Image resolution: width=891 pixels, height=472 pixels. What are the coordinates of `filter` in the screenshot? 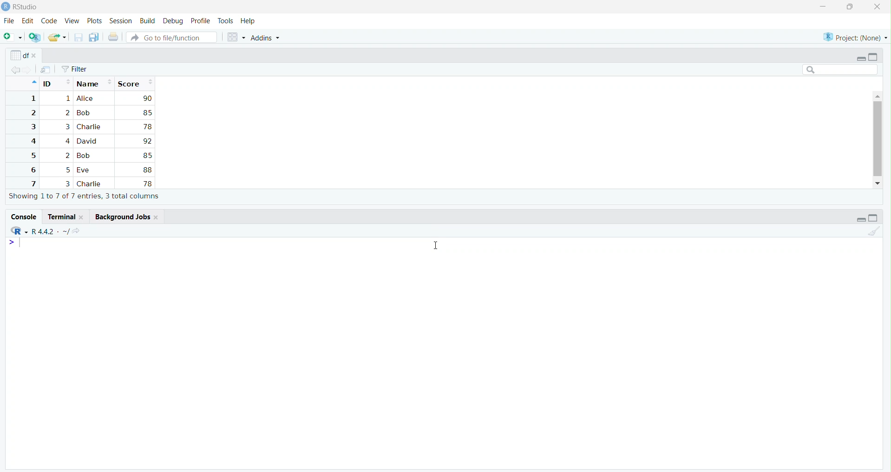 It's located at (75, 69).